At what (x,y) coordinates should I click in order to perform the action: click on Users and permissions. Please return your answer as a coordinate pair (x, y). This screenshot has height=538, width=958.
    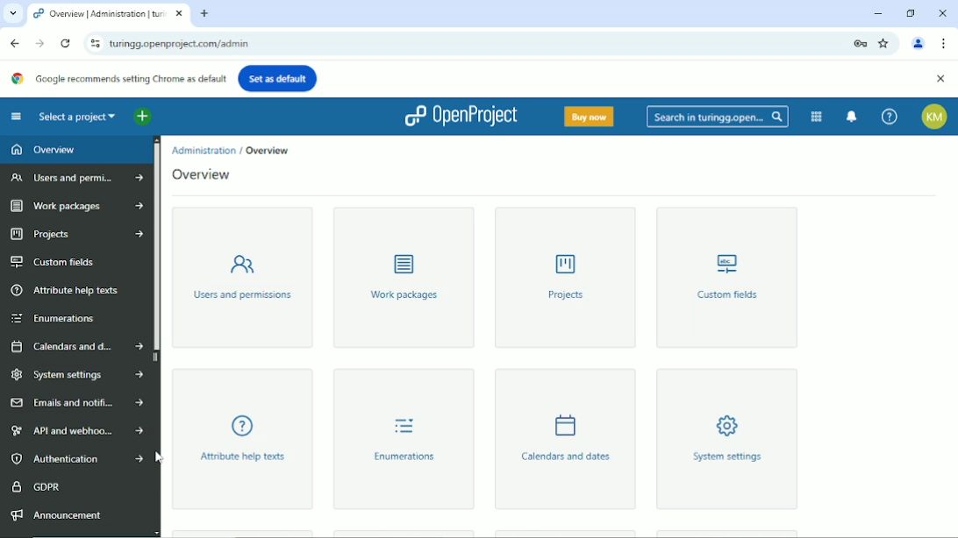
    Looking at the image, I should click on (241, 275).